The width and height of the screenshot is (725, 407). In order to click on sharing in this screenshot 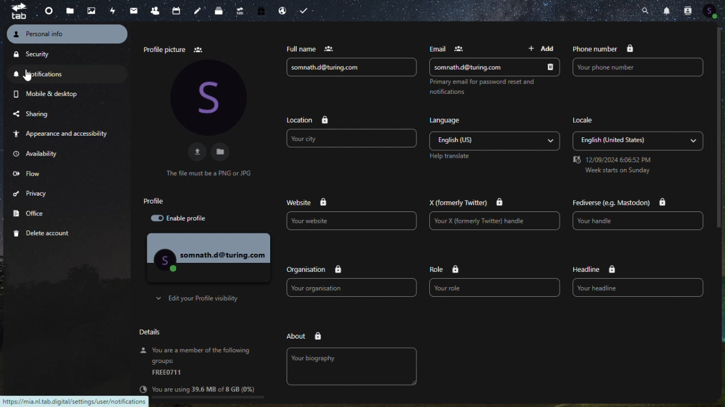, I will do `click(47, 112)`.